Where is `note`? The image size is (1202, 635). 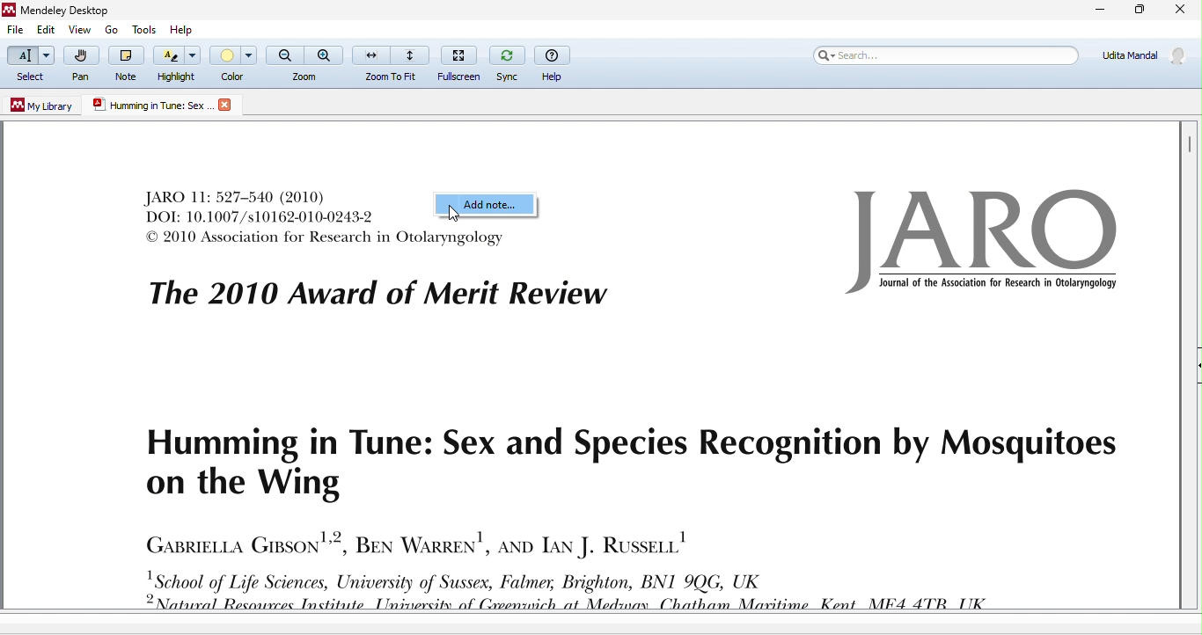
note is located at coordinates (128, 63).